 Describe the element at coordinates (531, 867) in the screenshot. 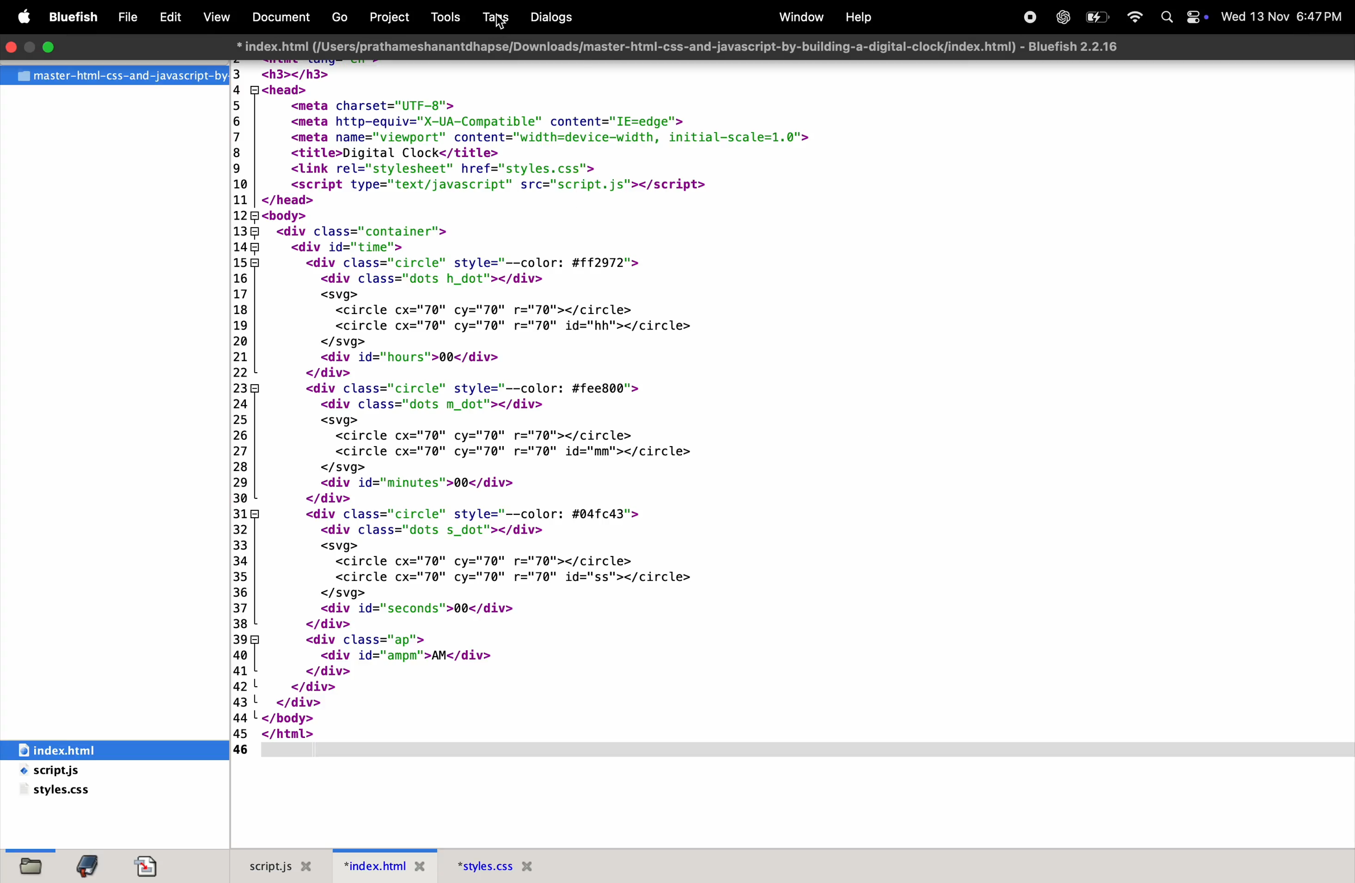

I see `Close file` at that location.